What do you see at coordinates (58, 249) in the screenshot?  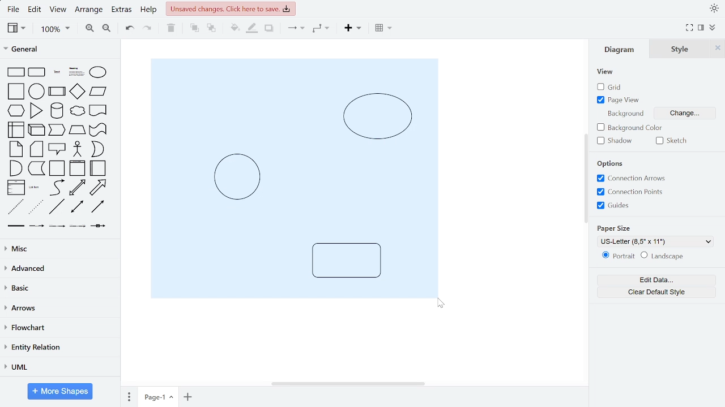 I see `misc` at bounding box center [58, 249].